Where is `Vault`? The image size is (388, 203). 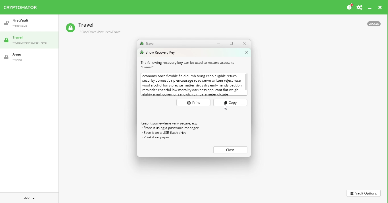 Vault is located at coordinates (93, 29).